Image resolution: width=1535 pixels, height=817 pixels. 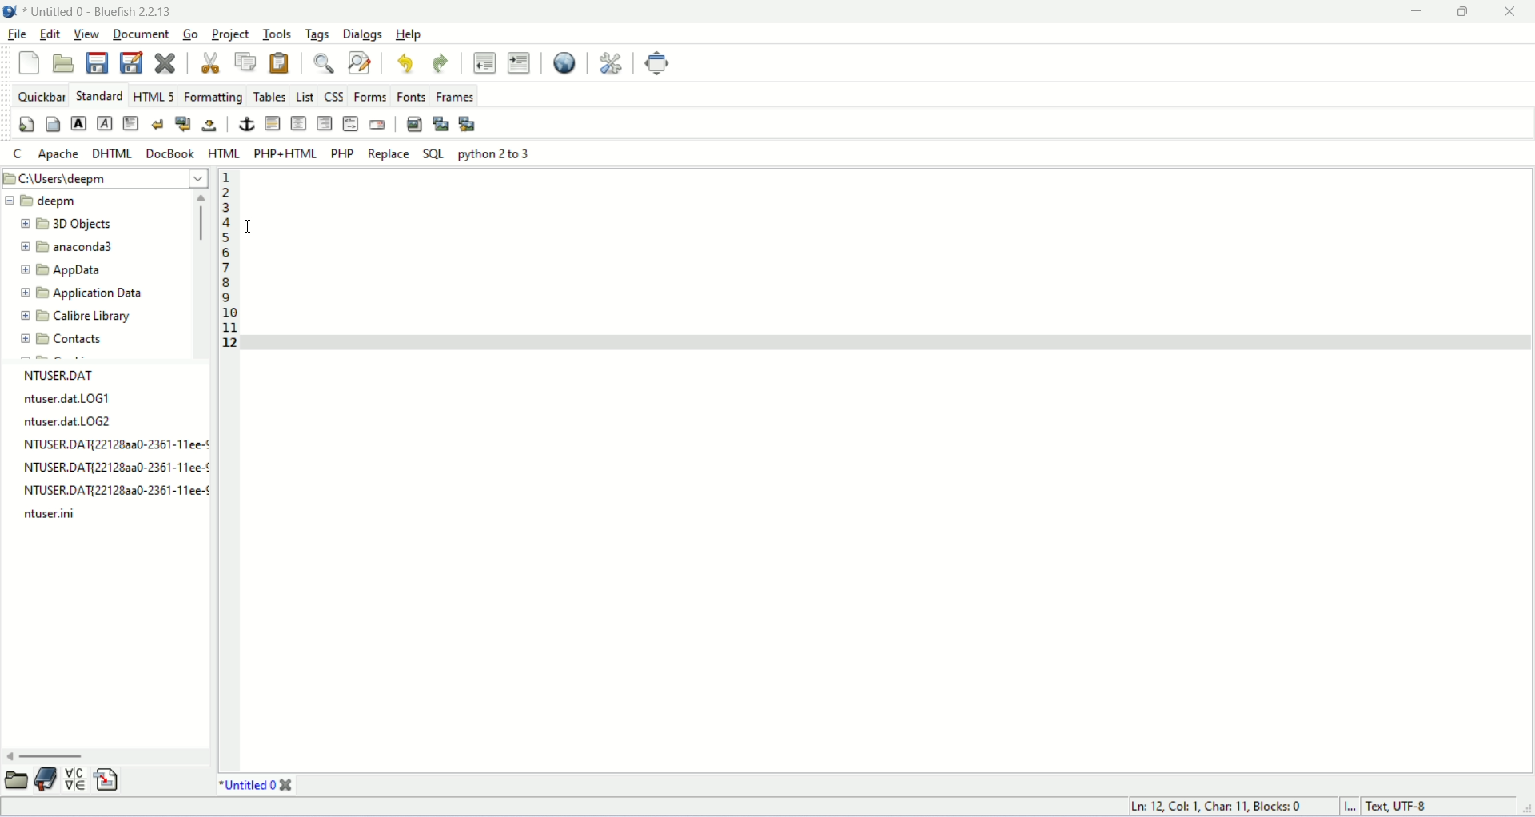 I want to click on center, so click(x=300, y=122).